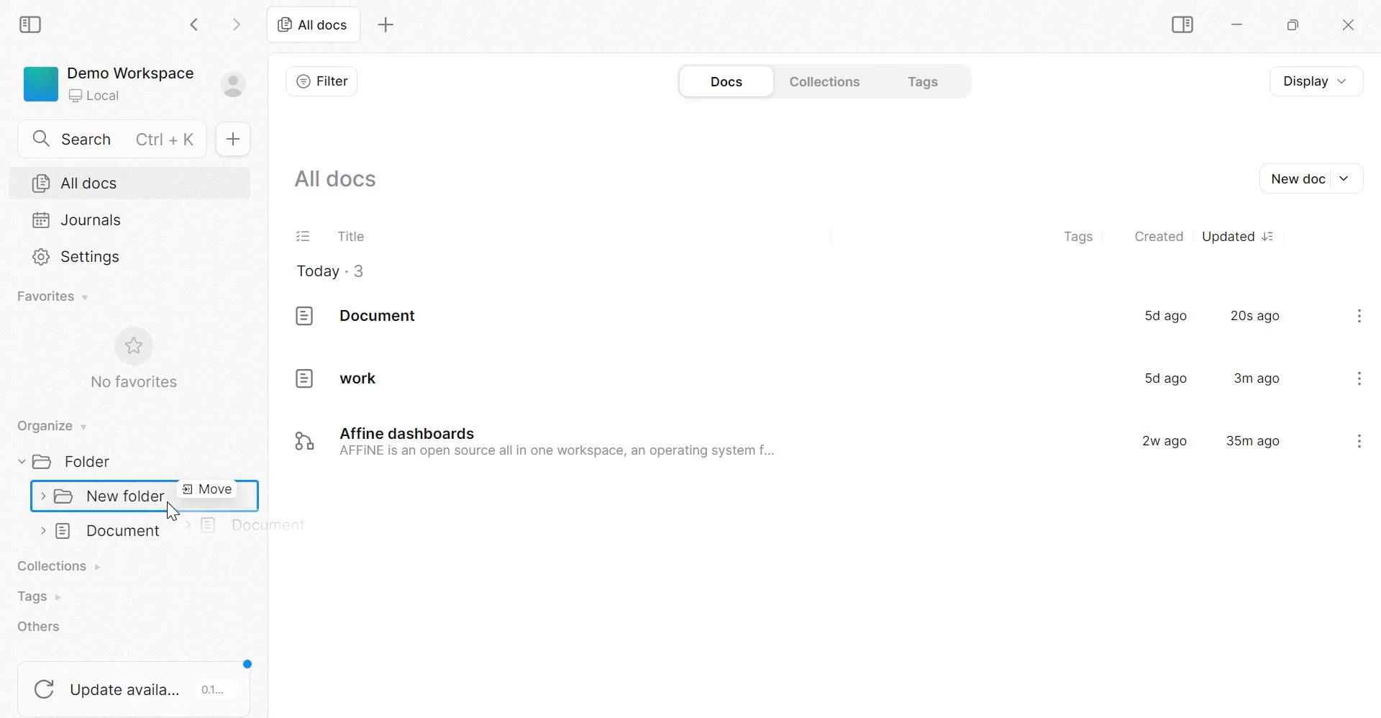 This screenshot has height=718, width=1381. I want to click on Sidebar Toggle, so click(34, 24).